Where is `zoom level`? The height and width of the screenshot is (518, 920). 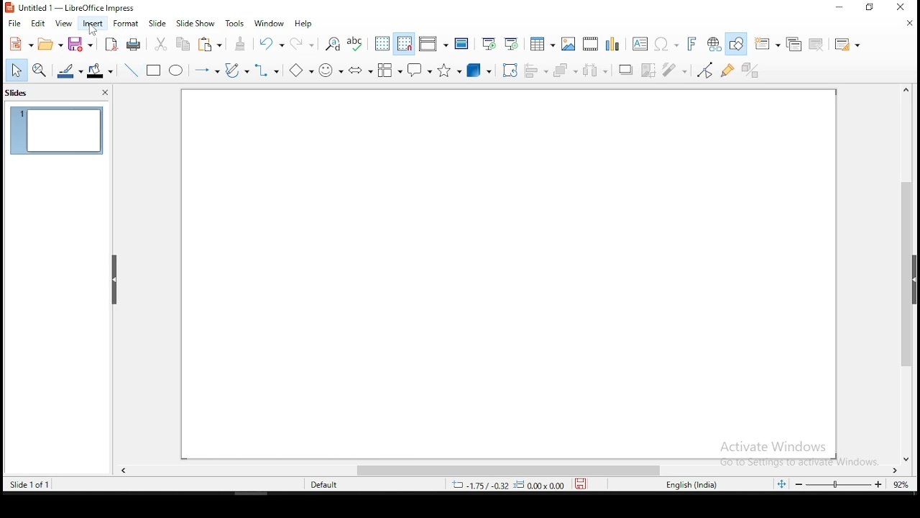
zoom level is located at coordinates (838, 486).